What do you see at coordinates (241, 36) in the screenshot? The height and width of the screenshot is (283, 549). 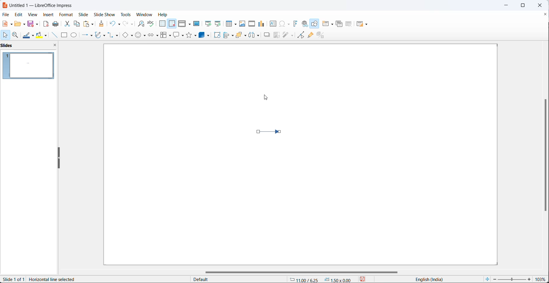 I see `arrange` at bounding box center [241, 36].